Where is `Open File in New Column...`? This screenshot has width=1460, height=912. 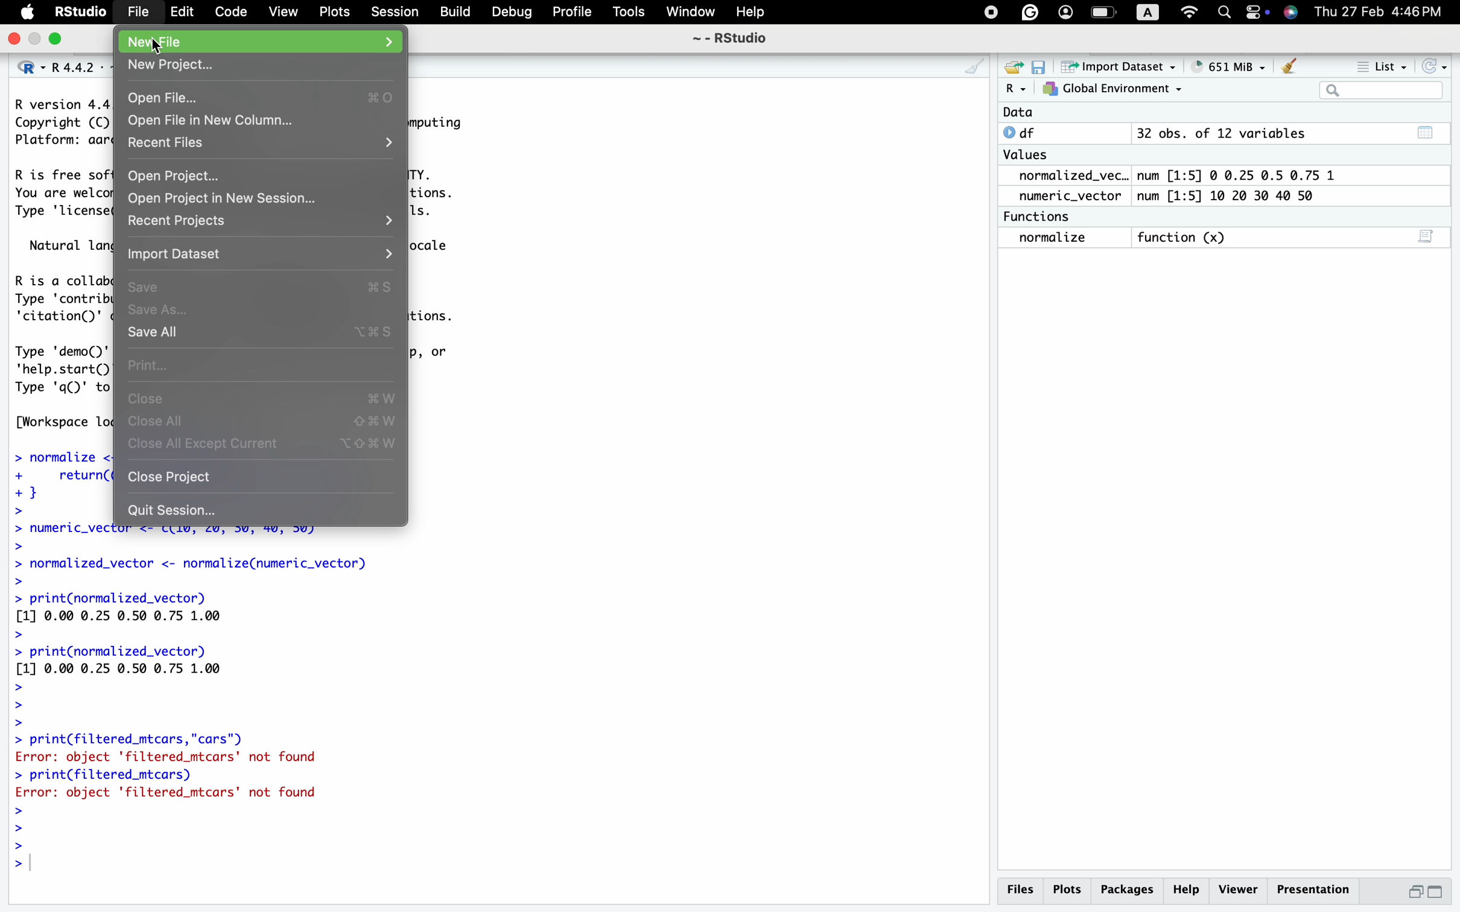
Open File in New Column... is located at coordinates (261, 122).